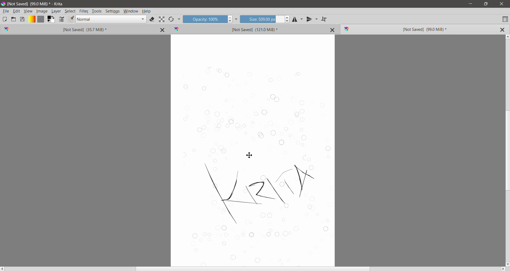 The image size is (510, 271). What do you see at coordinates (37, 4) in the screenshot?
I see `Fie Title, Size - Application Name` at bounding box center [37, 4].